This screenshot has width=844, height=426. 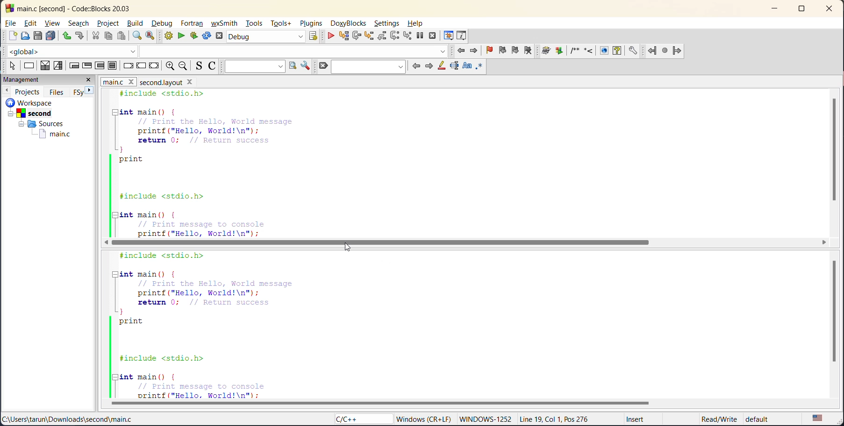 I want to click on search, so click(x=78, y=23).